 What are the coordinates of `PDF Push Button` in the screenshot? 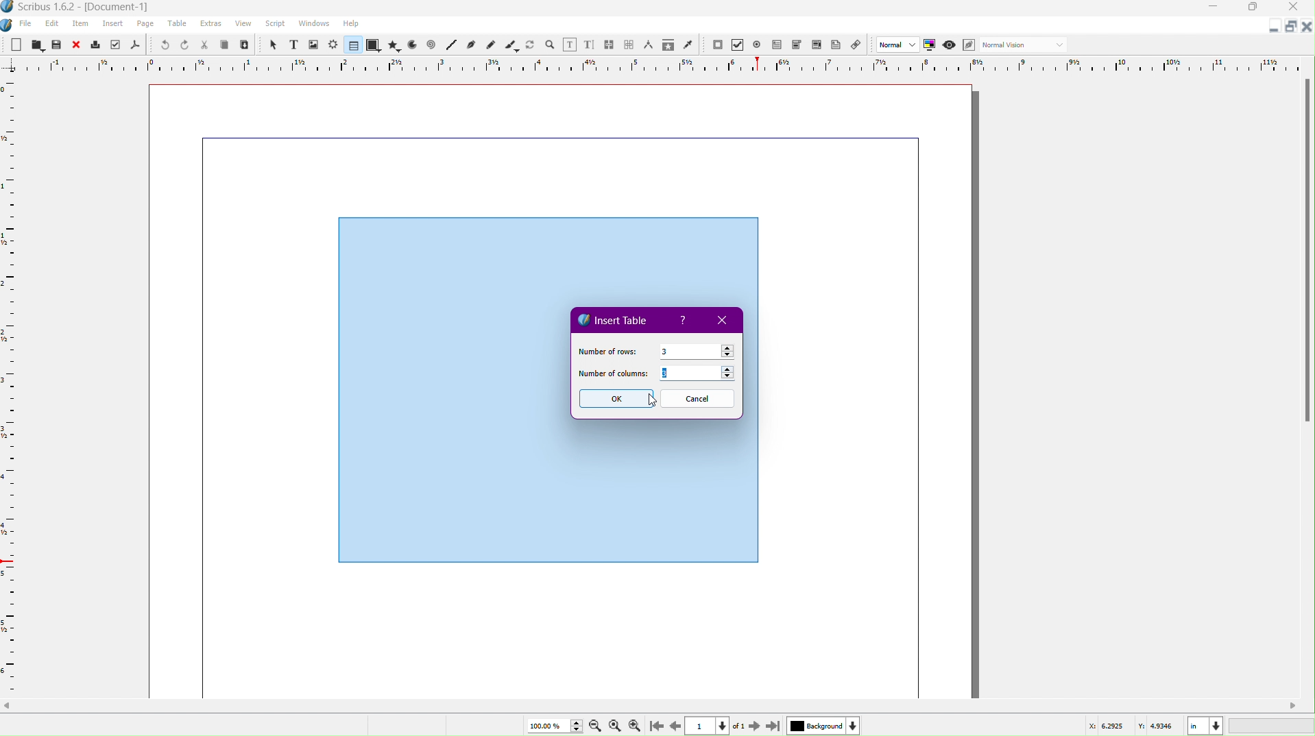 It's located at (717, 45).